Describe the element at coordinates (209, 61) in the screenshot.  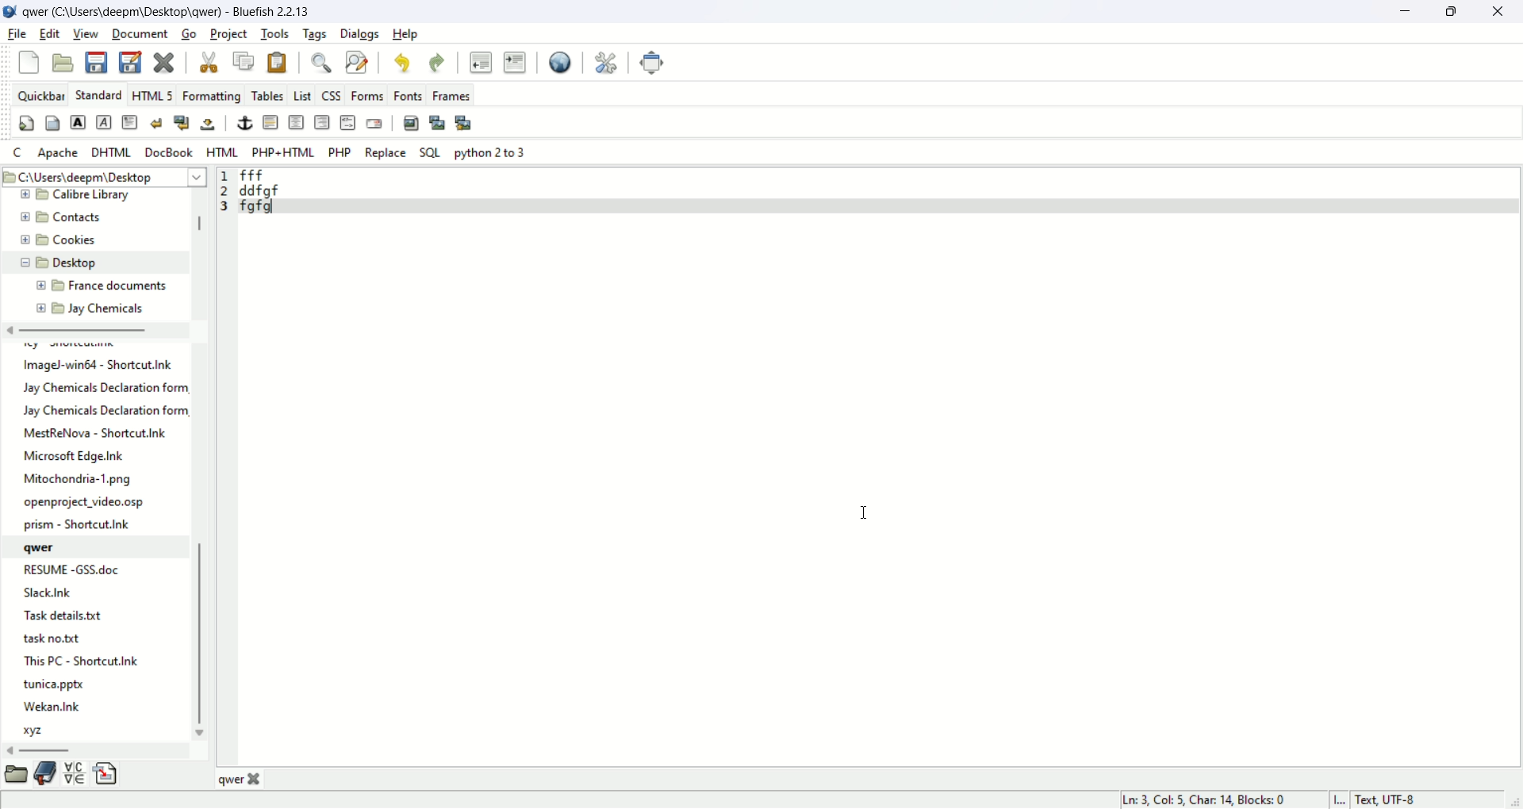
I see `cut` at that location.